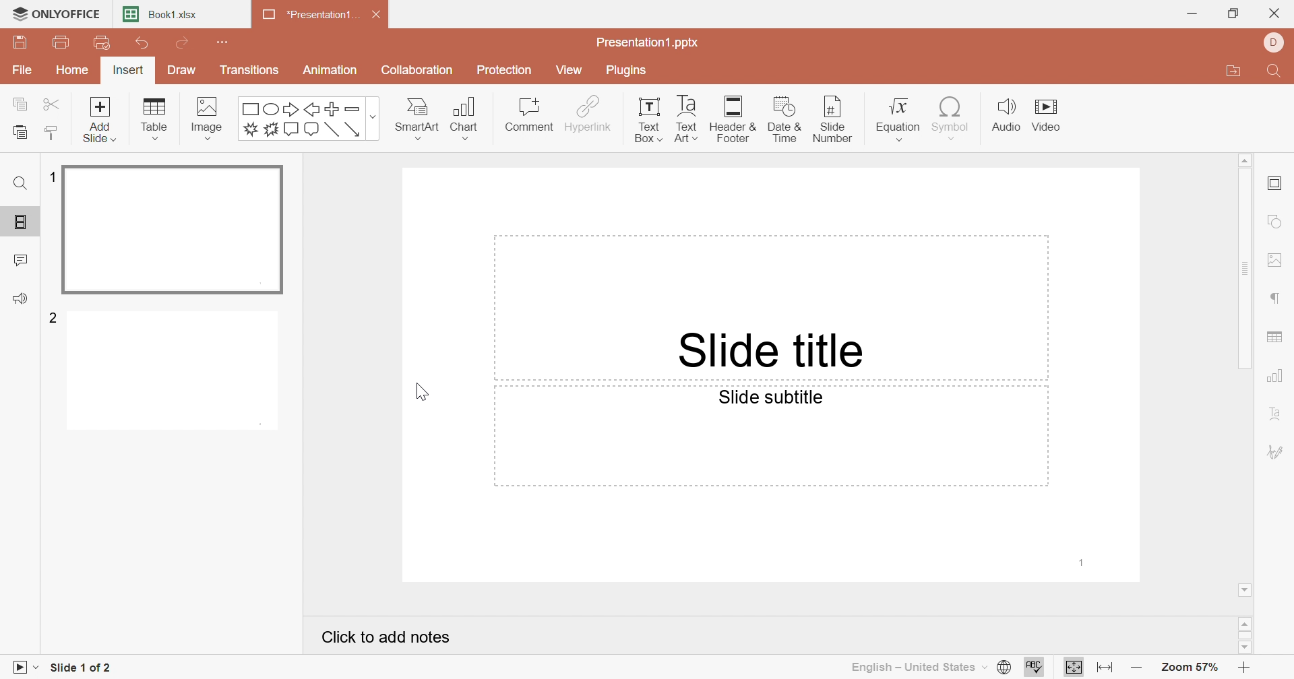  What do you see at coordinates (54, 103) in the screenshot?
I see `cut` at bounding box center [54, 103].